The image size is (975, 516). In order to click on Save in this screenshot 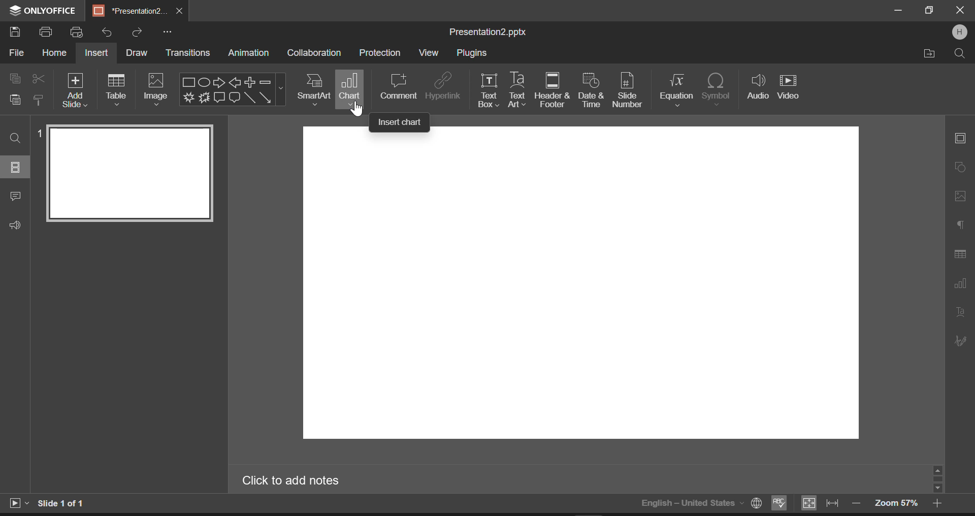, I will do `click(17, 33)`.